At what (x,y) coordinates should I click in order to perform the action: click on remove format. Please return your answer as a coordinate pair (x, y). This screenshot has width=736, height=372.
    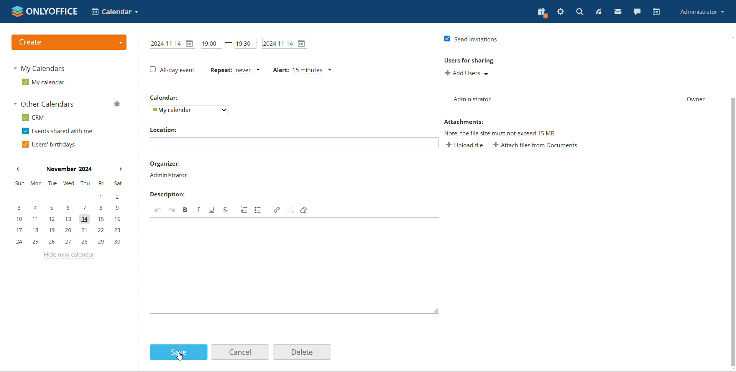
    Looking at the image, I should click on (307, 209).